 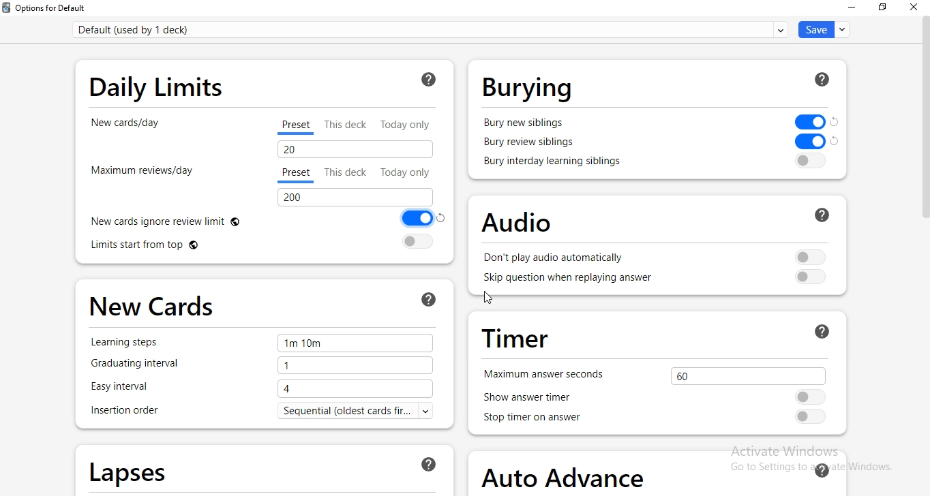 I want to click on graduating interval, so click(x=145, y=367).